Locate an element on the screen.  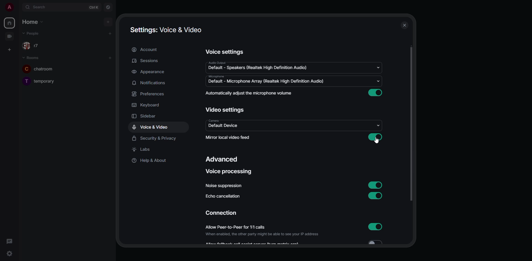
cursor is located at coordinates (377, 141).